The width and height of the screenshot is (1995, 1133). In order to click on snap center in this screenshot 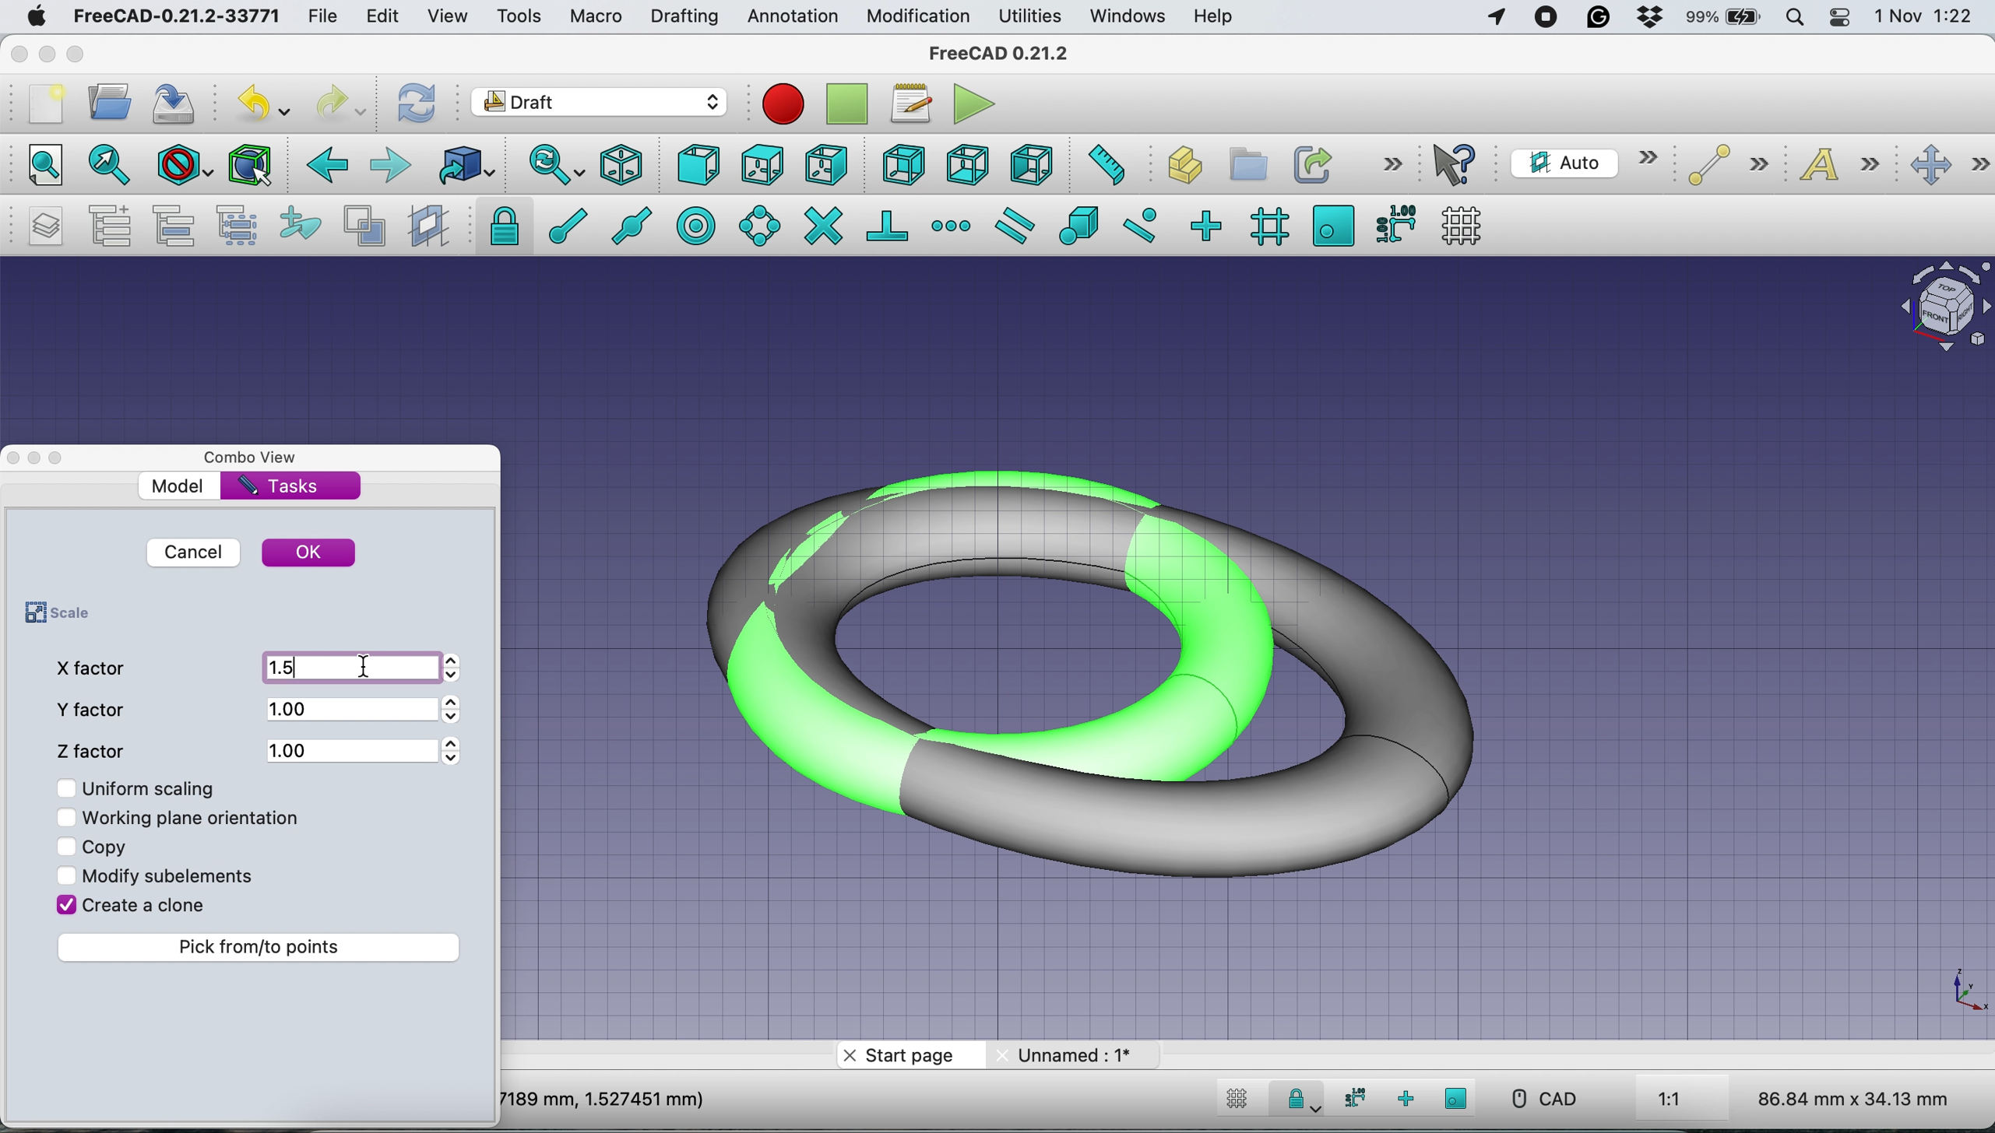, I will do `click(698, 225)`.